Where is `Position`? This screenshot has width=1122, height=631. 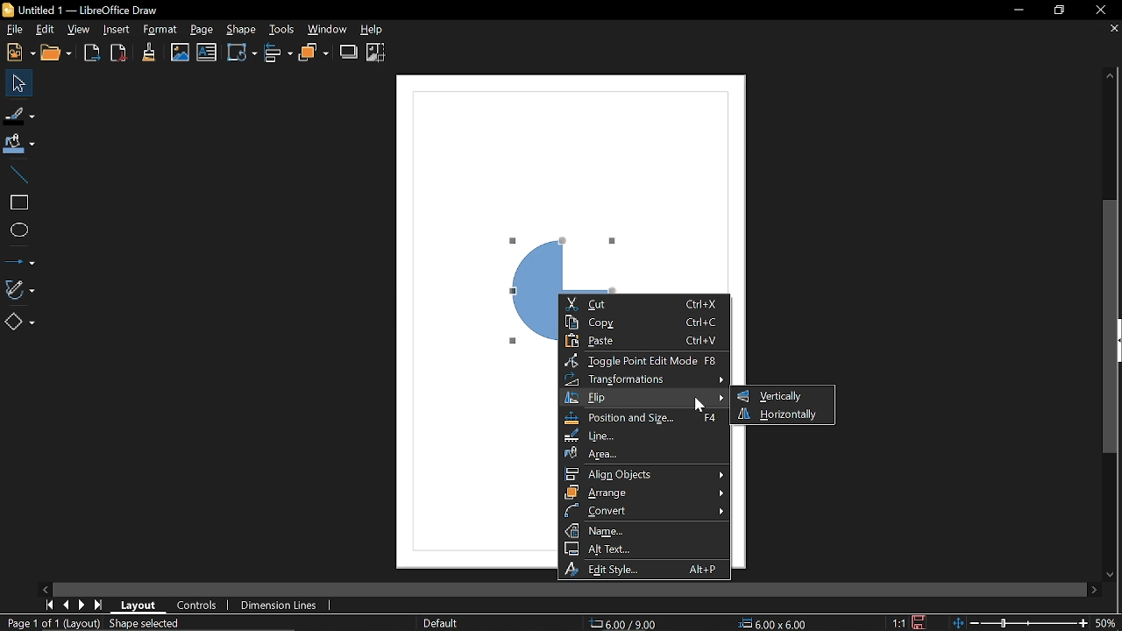
Position is located at coordinates (624, 624).